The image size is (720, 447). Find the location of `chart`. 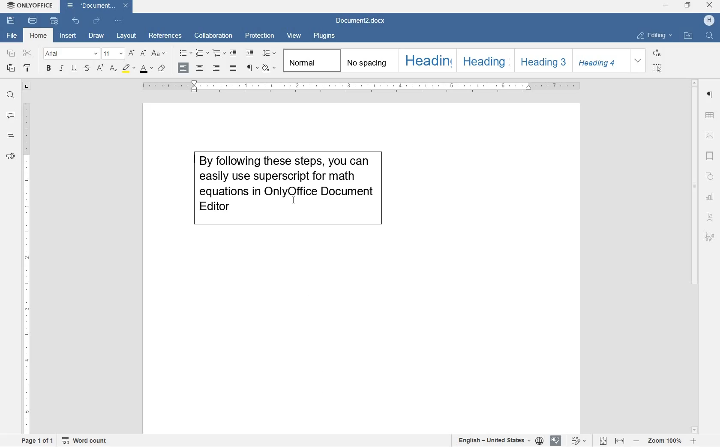

chart is located at coordinates (710, 197).